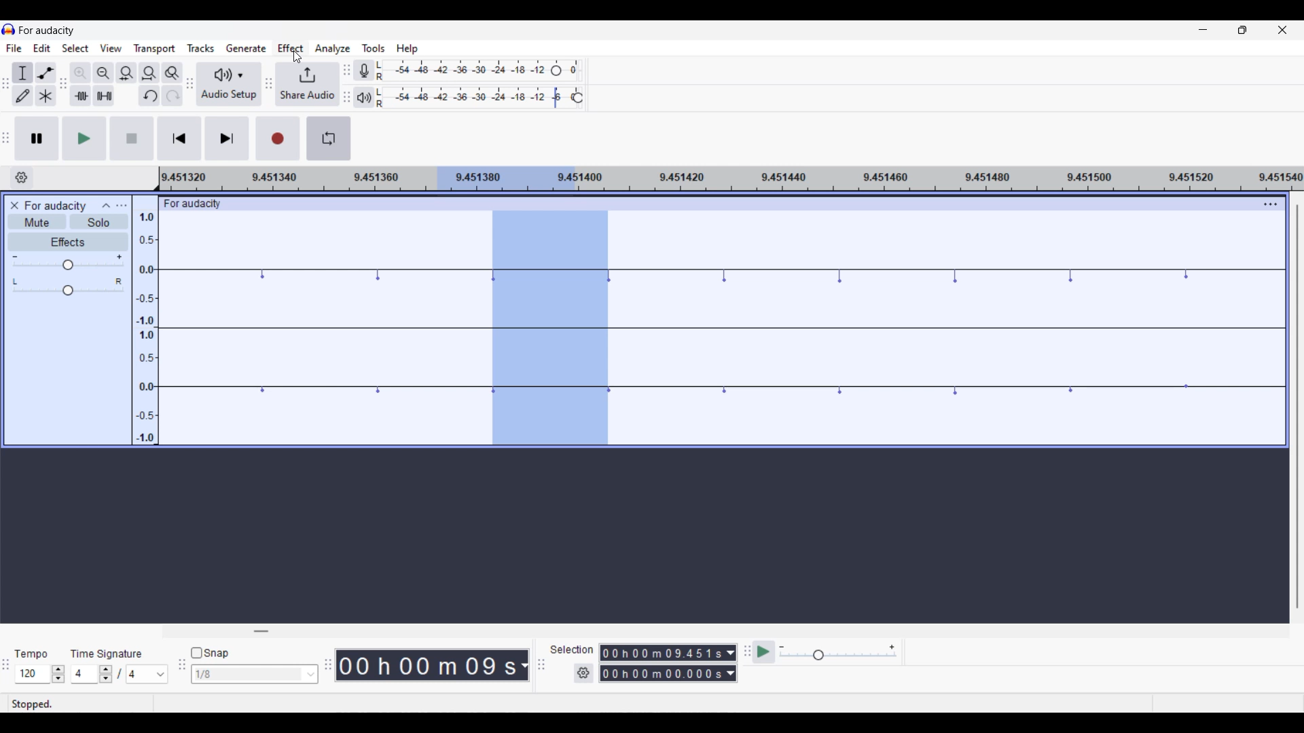 The image size is (1304, 733). What do you see at coordinates (14, 48) in the screenshot?
I see `File menu` at bounding box center [14, 48].